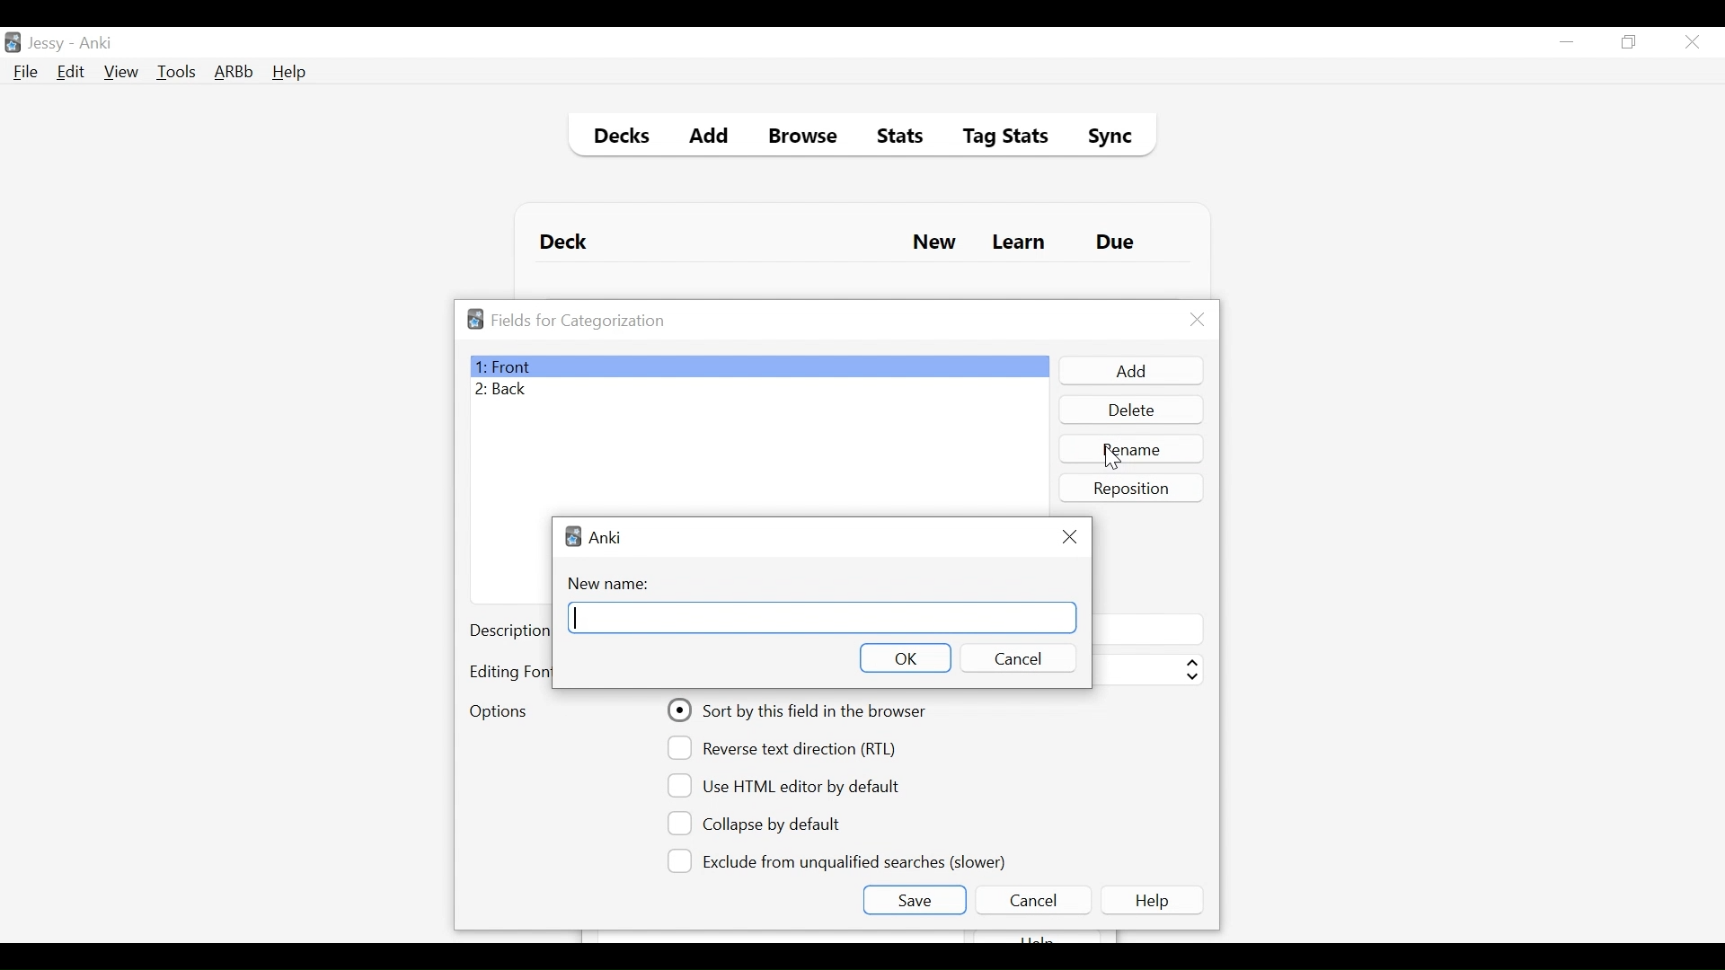  Describe the element at coordinates (475, 319) in the screenshot. I see `Application logo` at that location.